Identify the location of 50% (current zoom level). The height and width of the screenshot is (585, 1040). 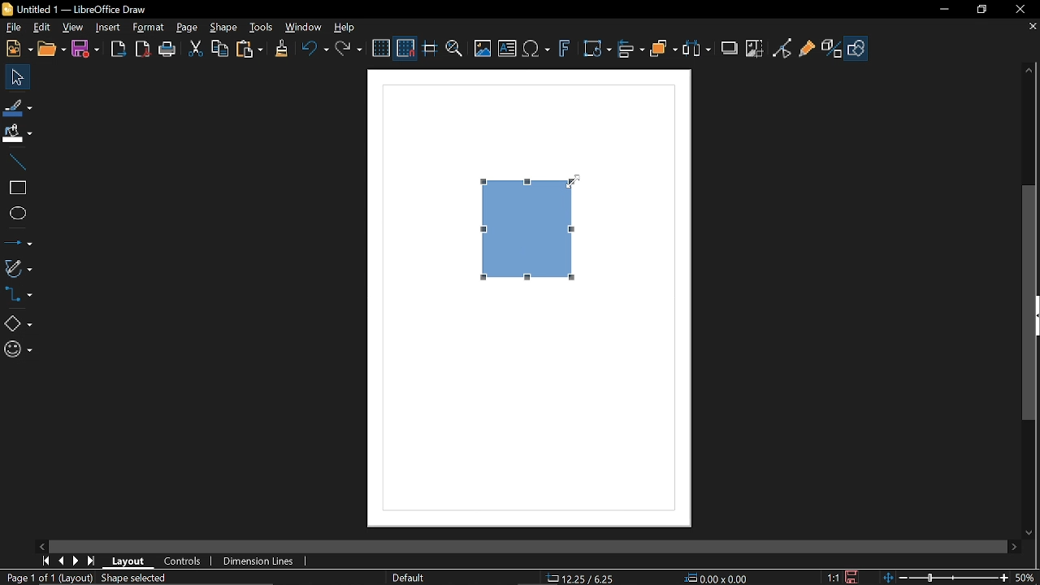
(1028, 576).